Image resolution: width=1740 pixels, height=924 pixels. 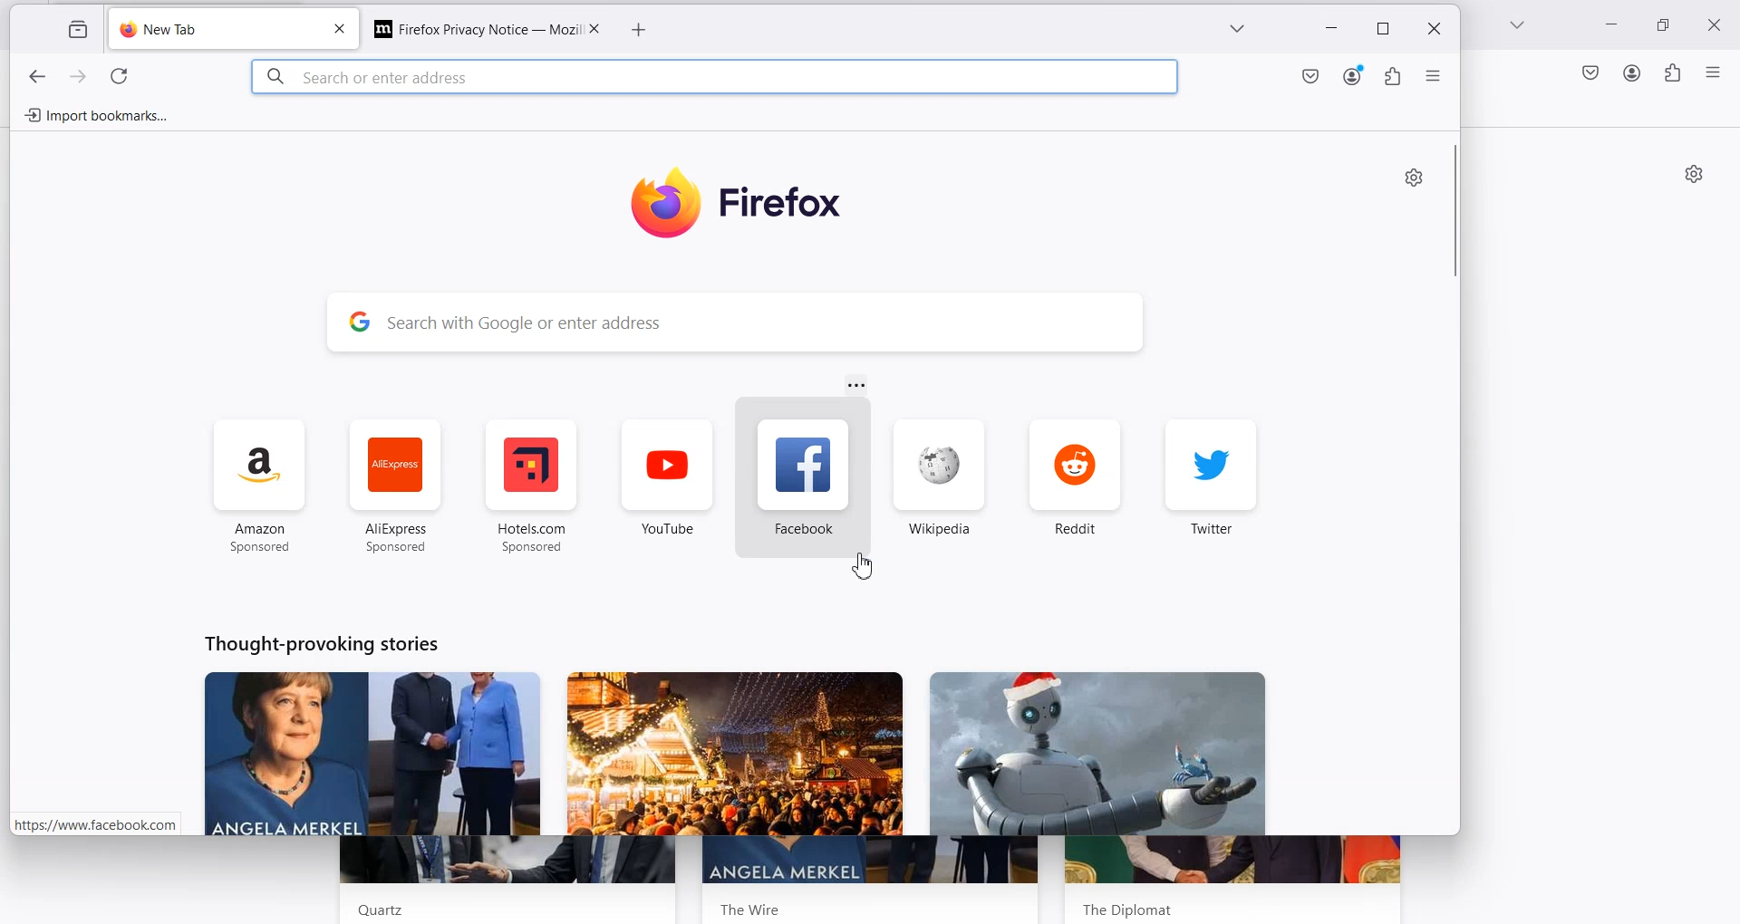 What do you see at coordinates (1078, 481) in the screenshot?
I see `redit` at bounding box center [1078, 481].